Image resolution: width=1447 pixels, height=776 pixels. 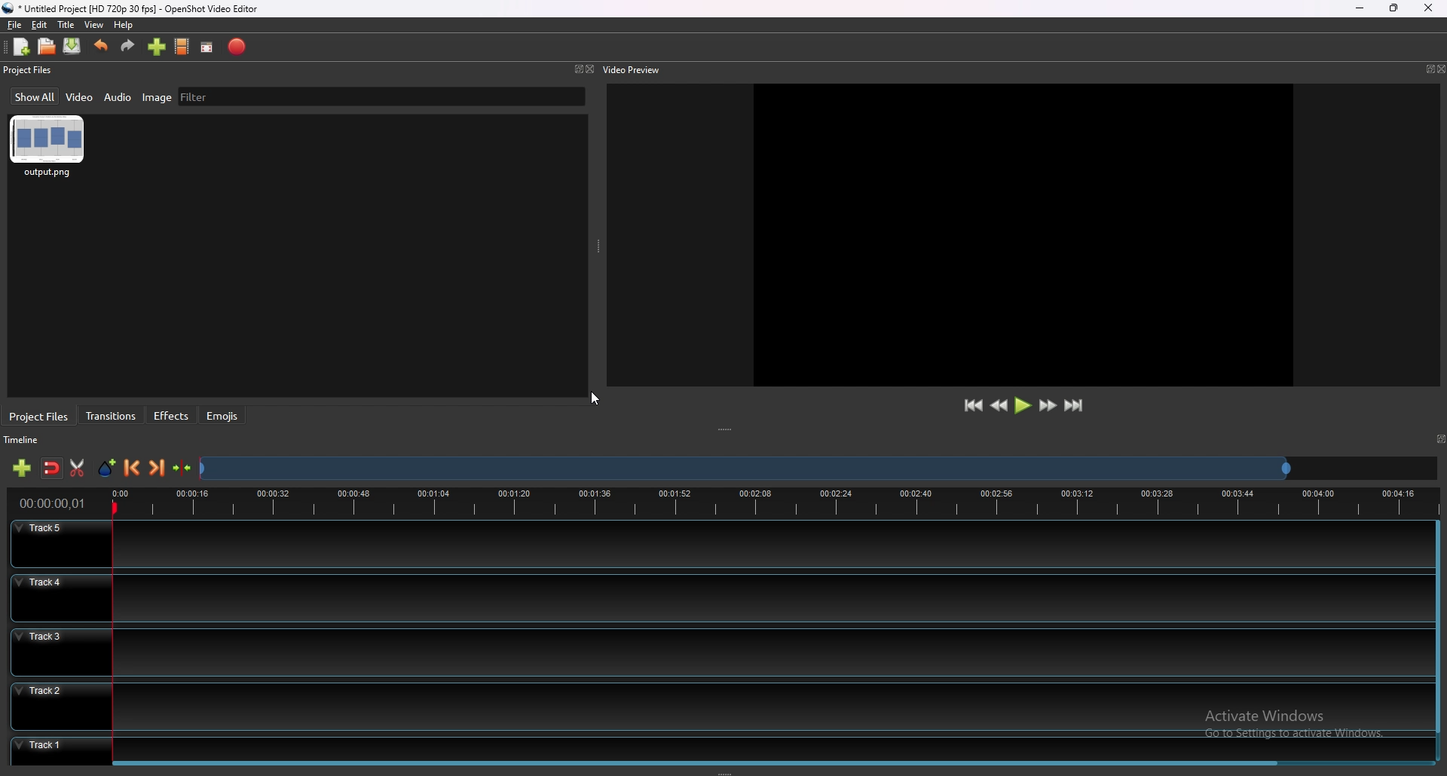 I want to click on pop out, so click(x=1428, y=69).